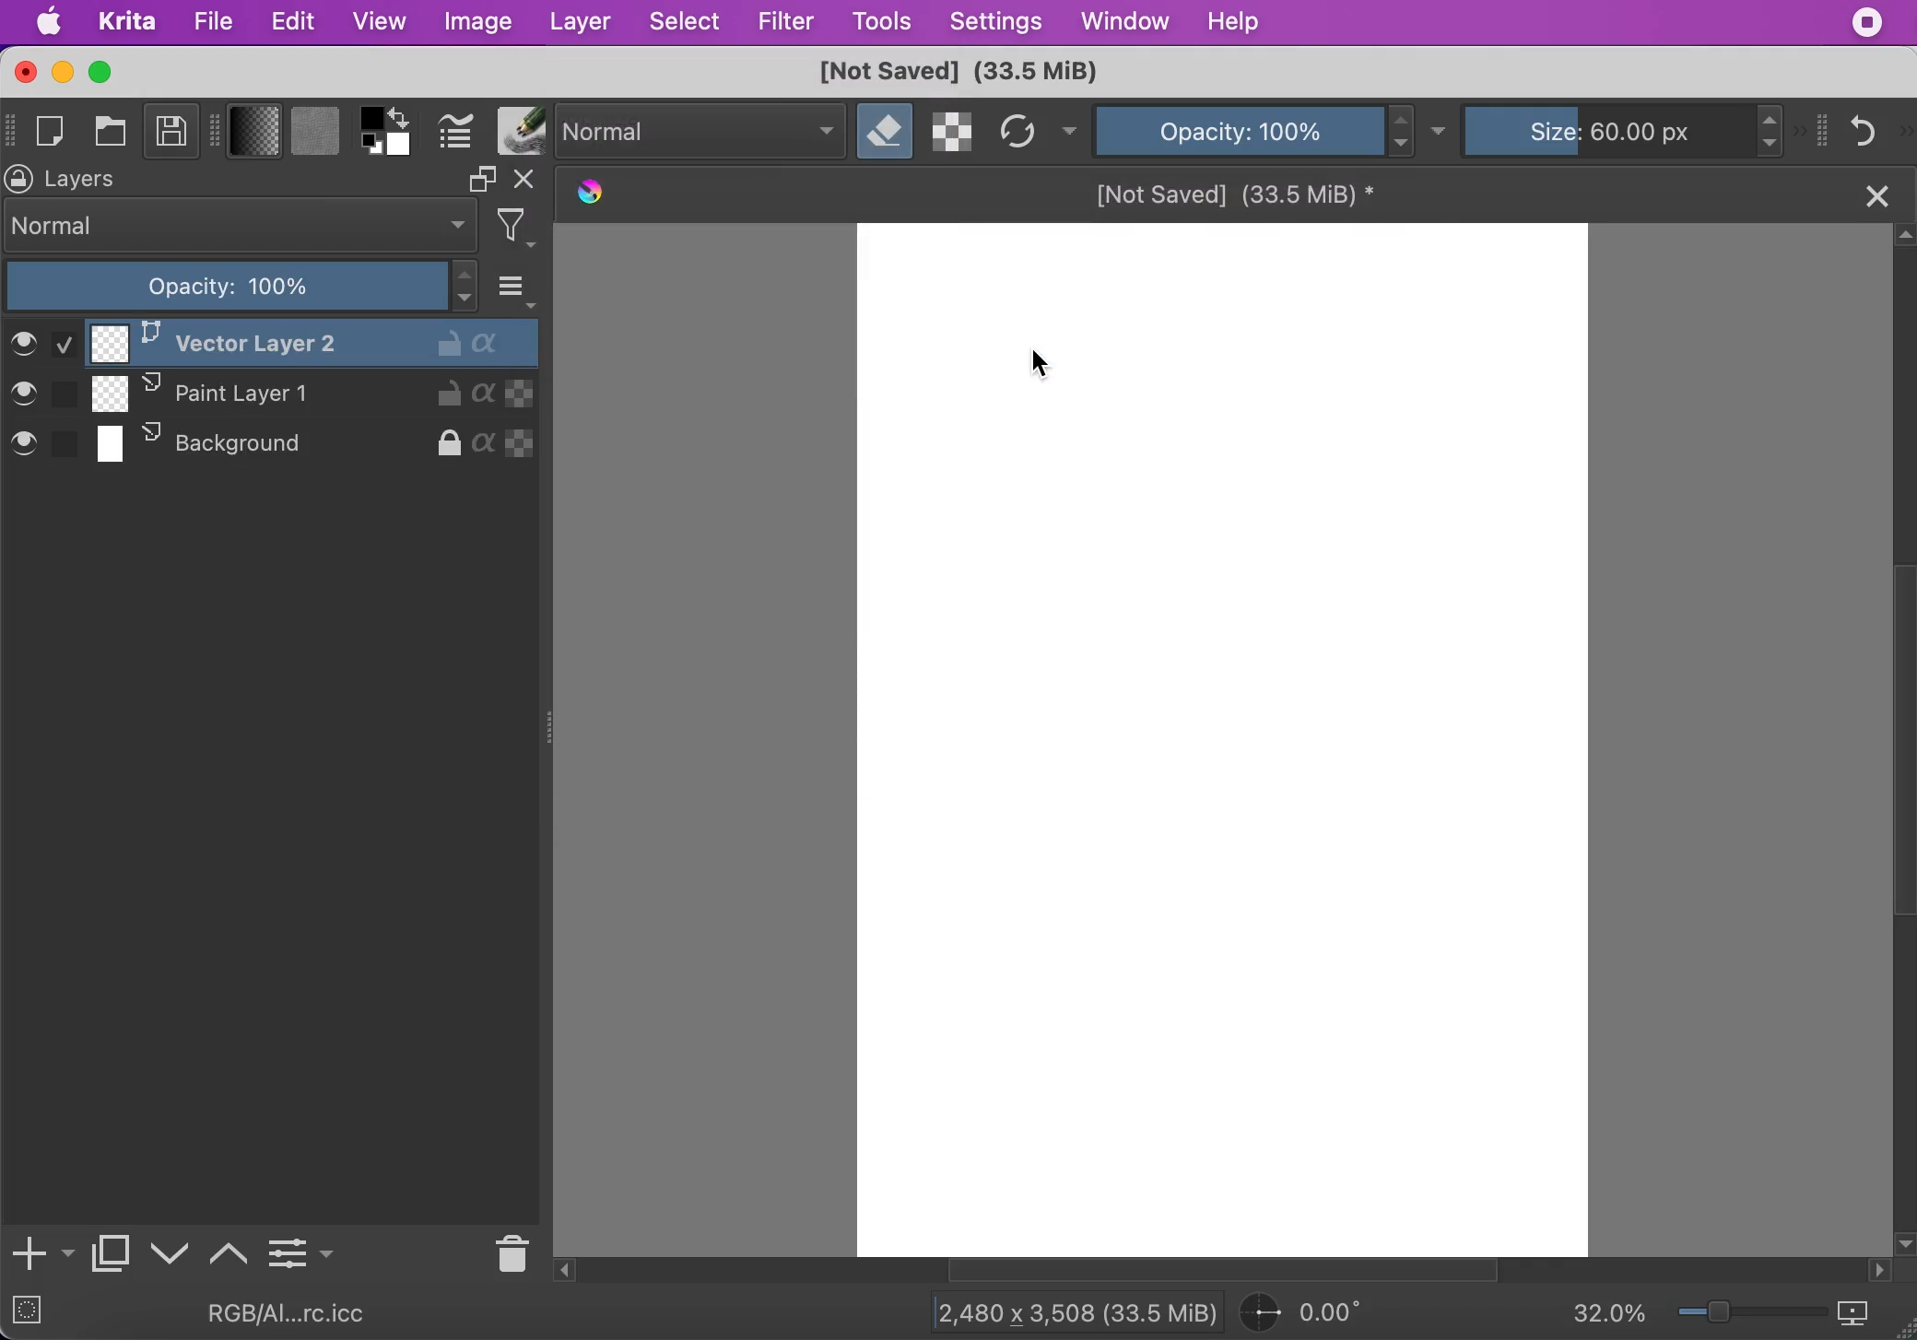  Describe the element at coordinates (103, 72) in the screenshot. I see `maximize` at that location.